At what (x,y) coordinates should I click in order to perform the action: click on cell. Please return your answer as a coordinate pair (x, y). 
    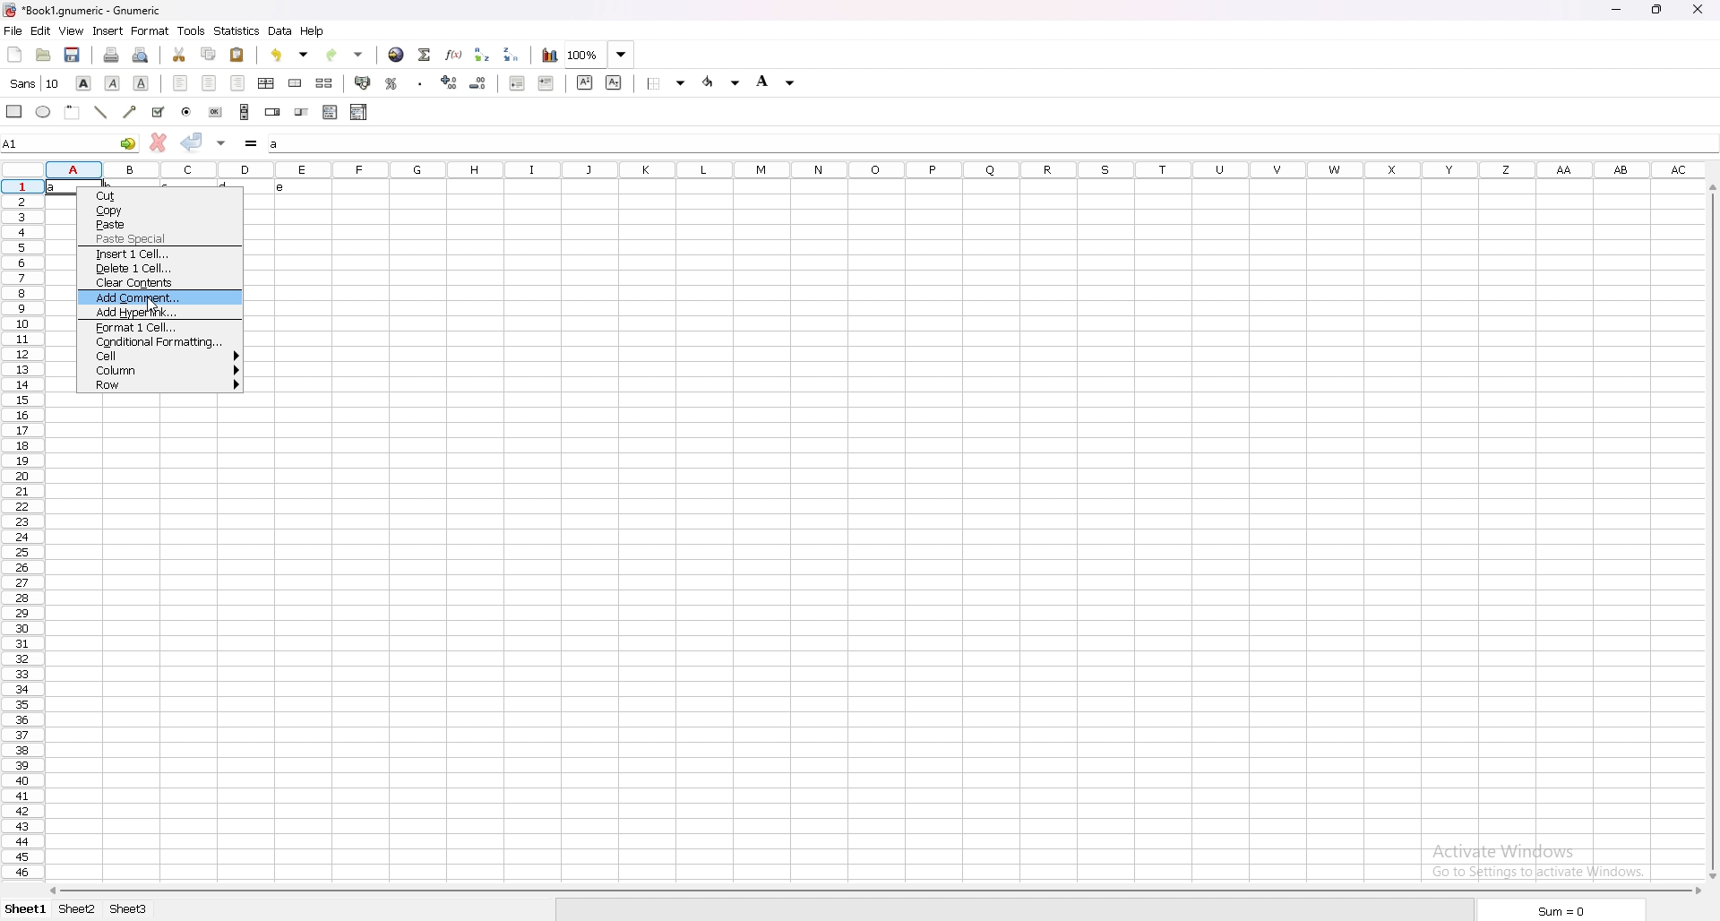
    Looking at the image, I should click on (160, 357).